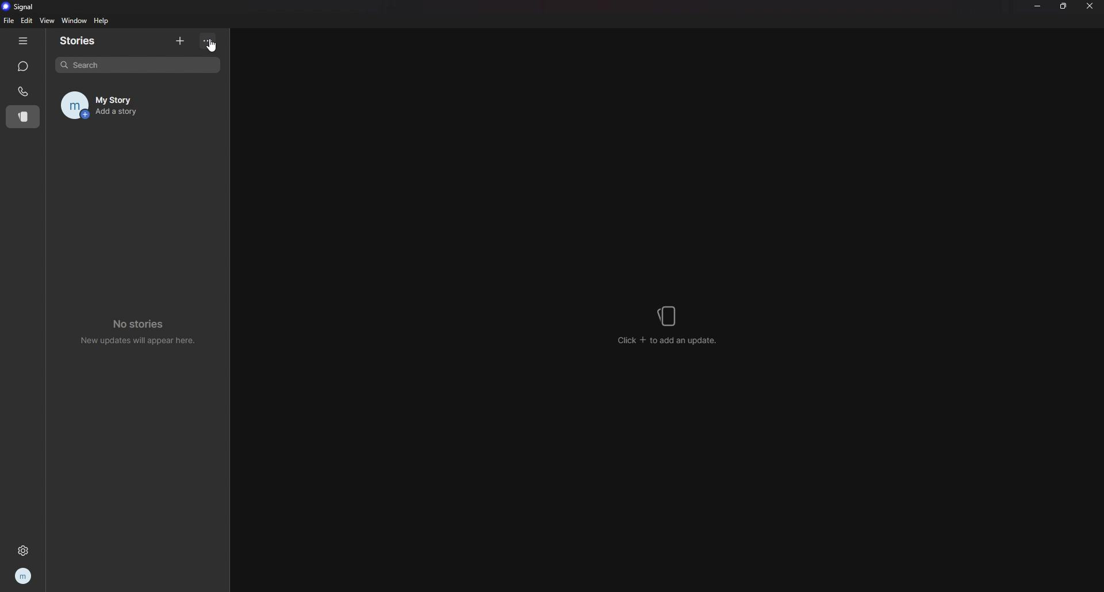 Image resolution: width=1104 pixels, height=592 pixels. I want to click on my story add a story, so click(122, 105).